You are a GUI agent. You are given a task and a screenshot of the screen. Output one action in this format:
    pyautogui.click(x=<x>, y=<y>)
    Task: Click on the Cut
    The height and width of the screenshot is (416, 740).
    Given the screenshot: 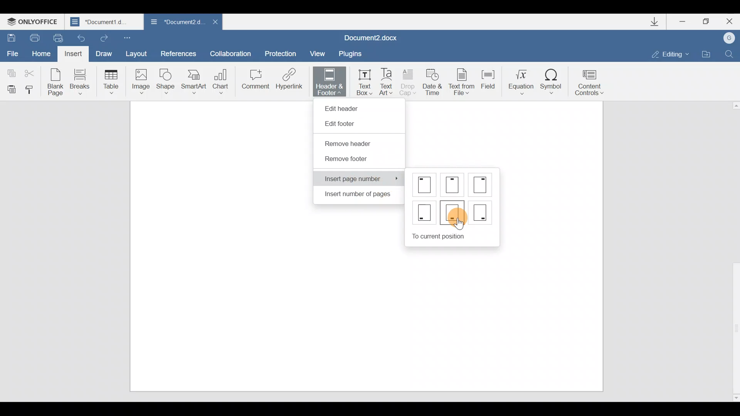 What is the action you would take?
    pyautogui.click(x=32, y=74)
    